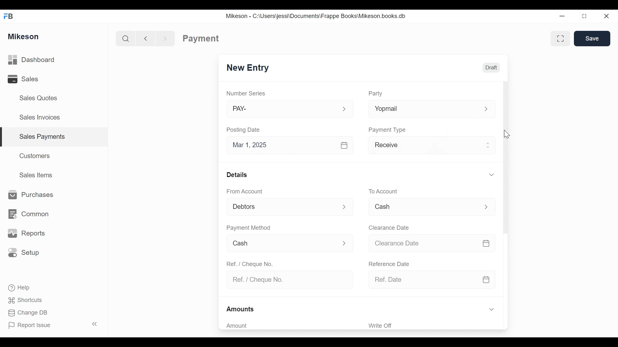 This screenshot has height=347, width=618. What do you see at coordinates (33, 325) in the screenshot?
I see `Report Issue` at bounding box center [33, 325].